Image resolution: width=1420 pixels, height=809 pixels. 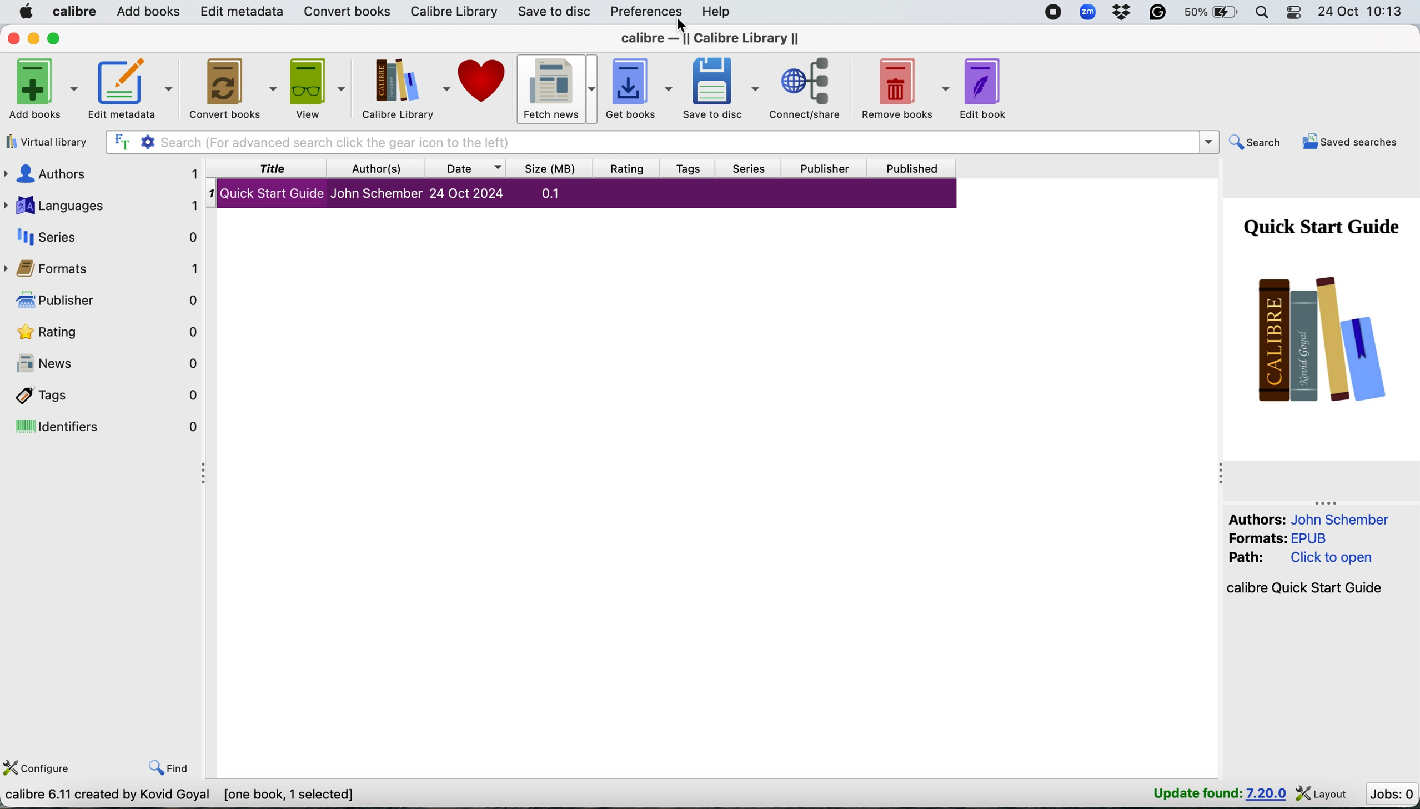 I want to click on remove books, so click(x=906, y=92).